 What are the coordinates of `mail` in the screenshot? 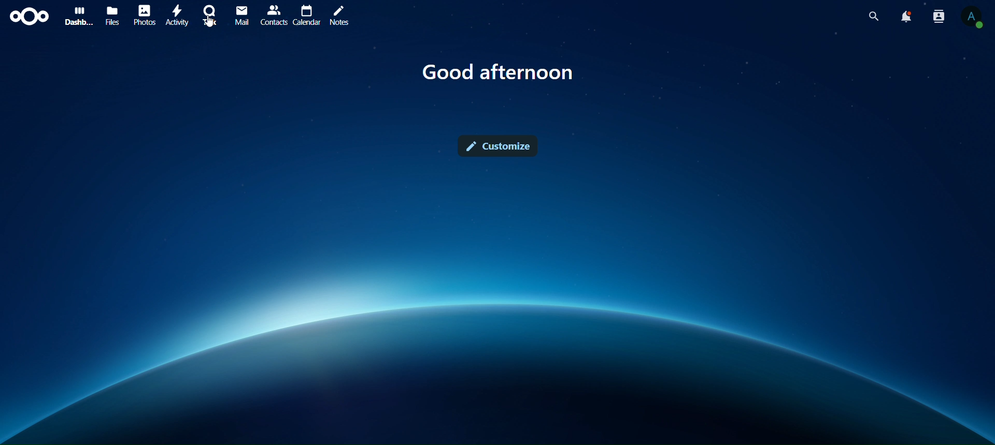 It's located at (243, 16).